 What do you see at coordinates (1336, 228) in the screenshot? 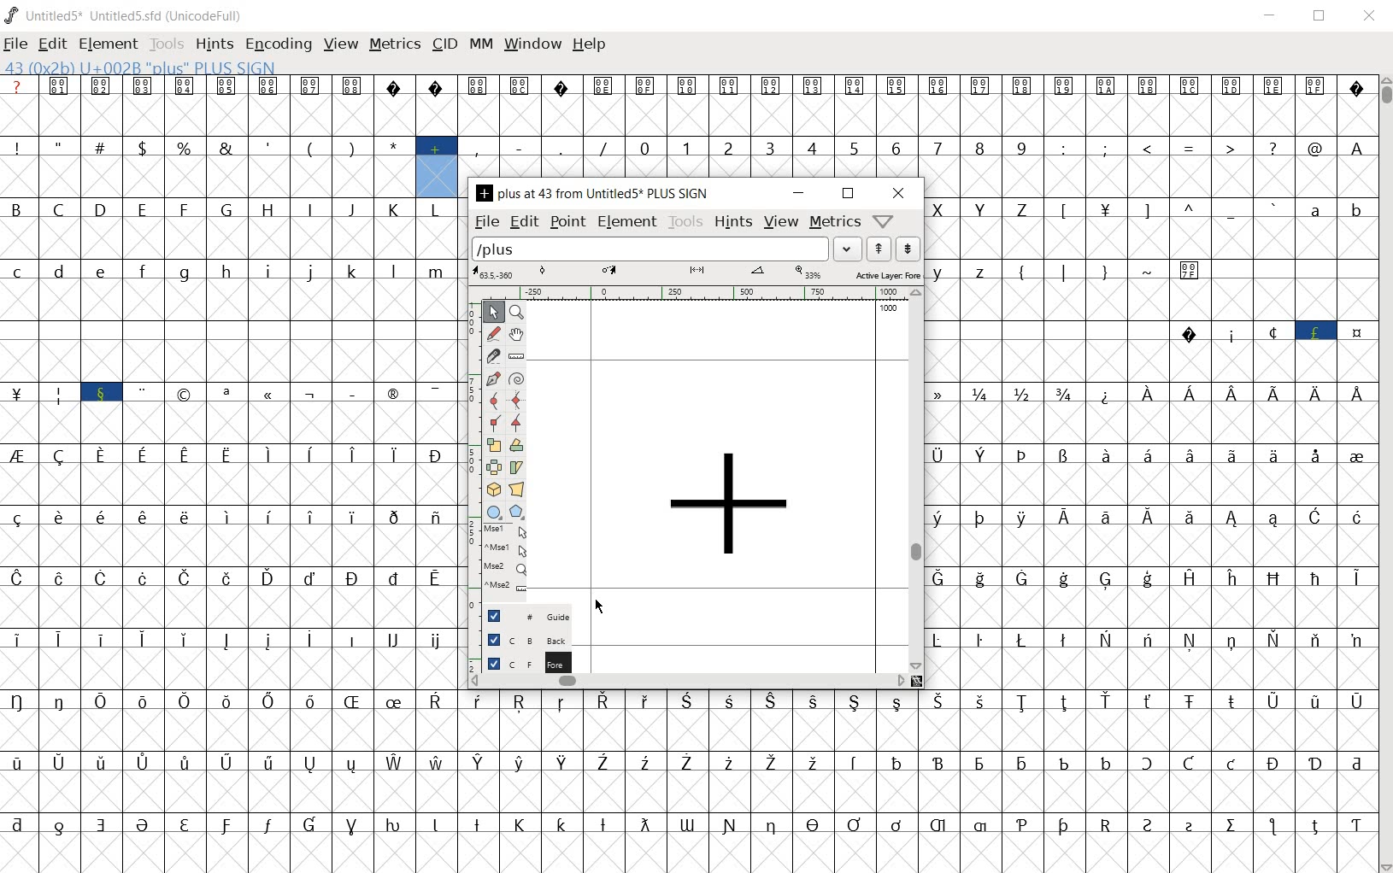
I see `alphabet` at bounding box center [1336, 228].